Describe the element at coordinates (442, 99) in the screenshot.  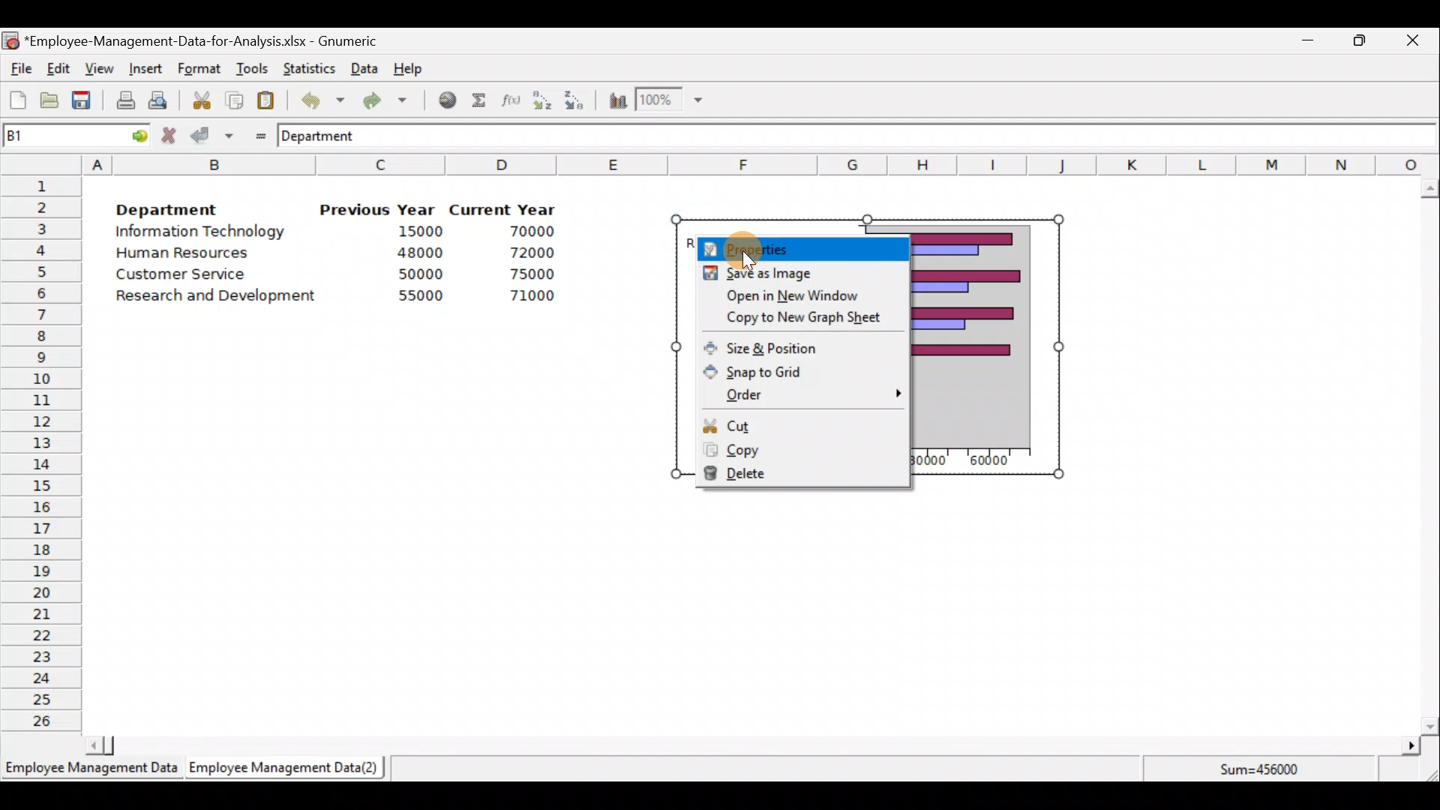
I see `Insert hyperlink` at that location.